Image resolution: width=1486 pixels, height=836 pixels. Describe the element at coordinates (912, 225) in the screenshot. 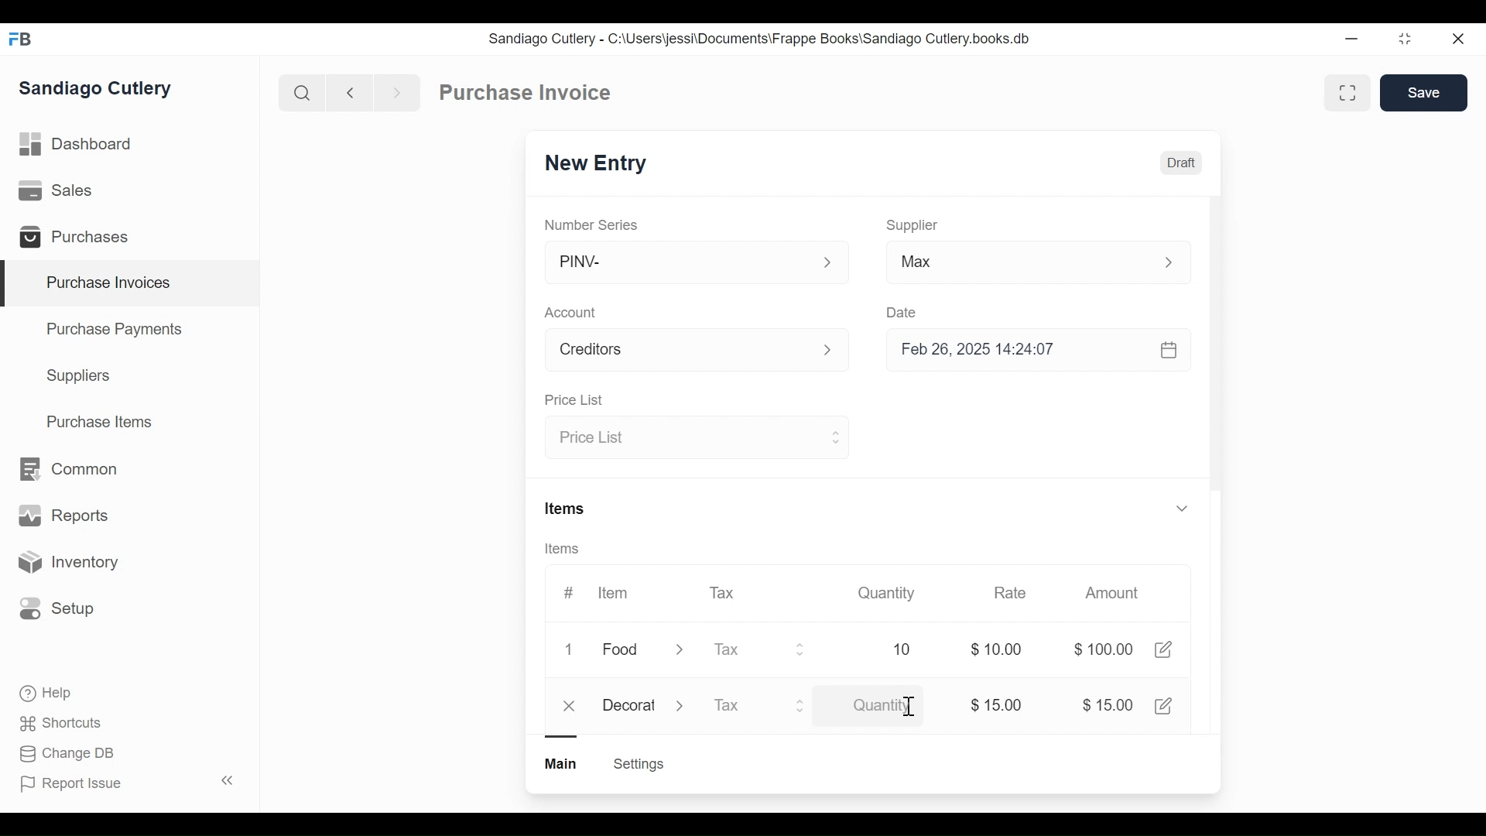

I see `Supplier` at that location.